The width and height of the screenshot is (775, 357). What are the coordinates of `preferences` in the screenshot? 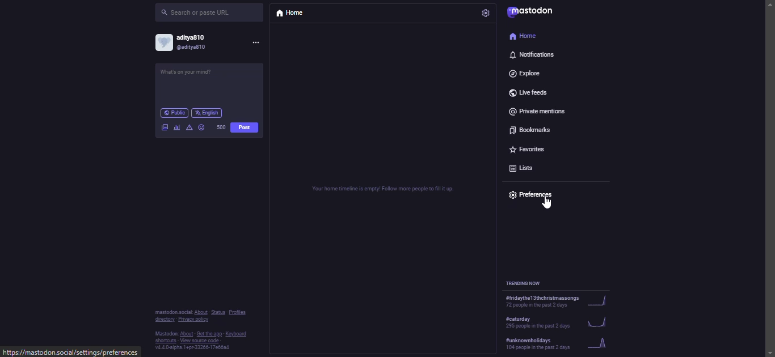 It's located at (532, 195).